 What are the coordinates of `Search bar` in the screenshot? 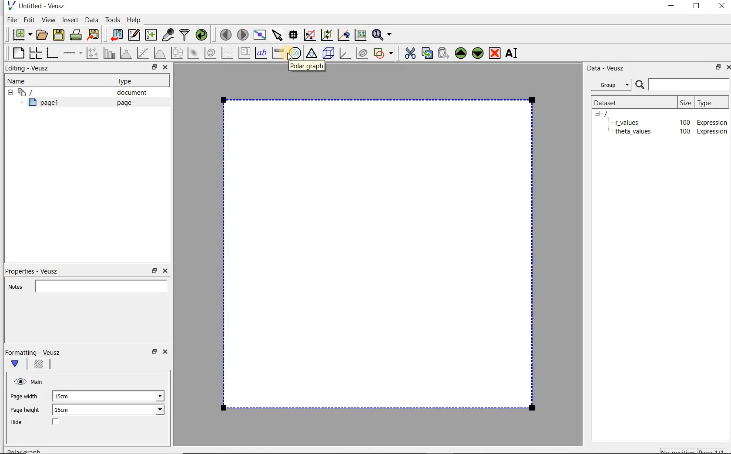 It's located at (683, 84).